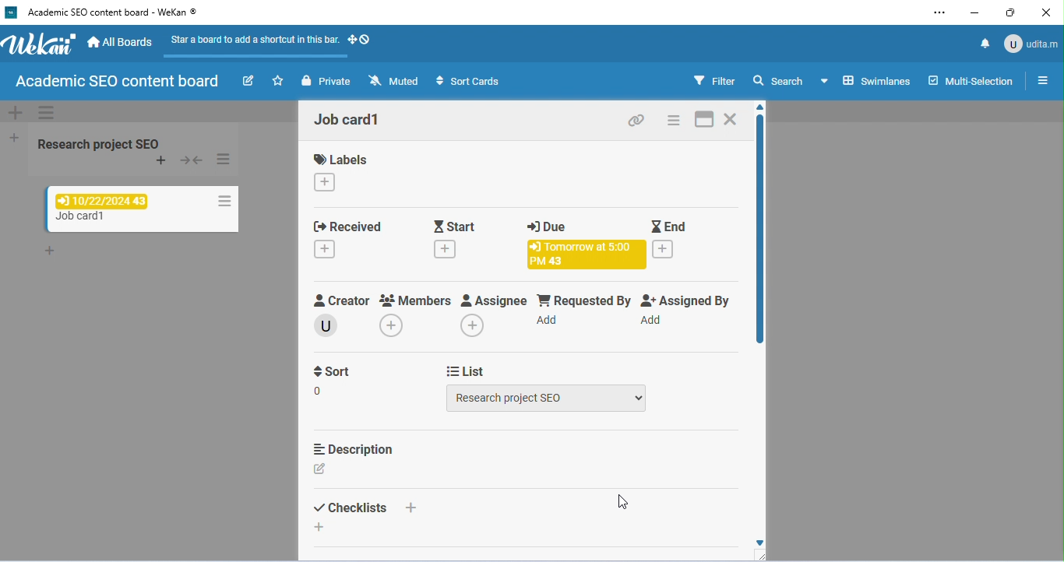 This screenshot has height=562, width=1064. Describe the element at coordinates (733, 118) in the screenshot. I see `close card` at that location.